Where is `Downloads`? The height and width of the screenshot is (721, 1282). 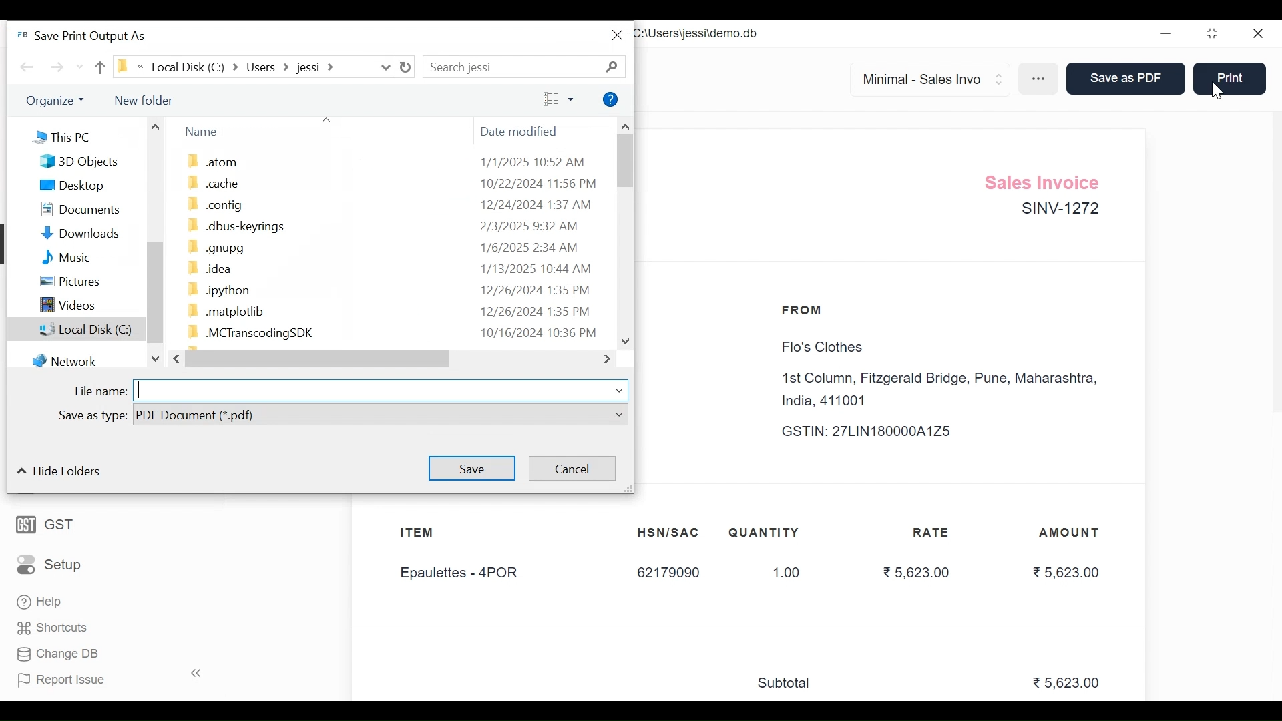
Downloads is located at coordinates (73, 233).